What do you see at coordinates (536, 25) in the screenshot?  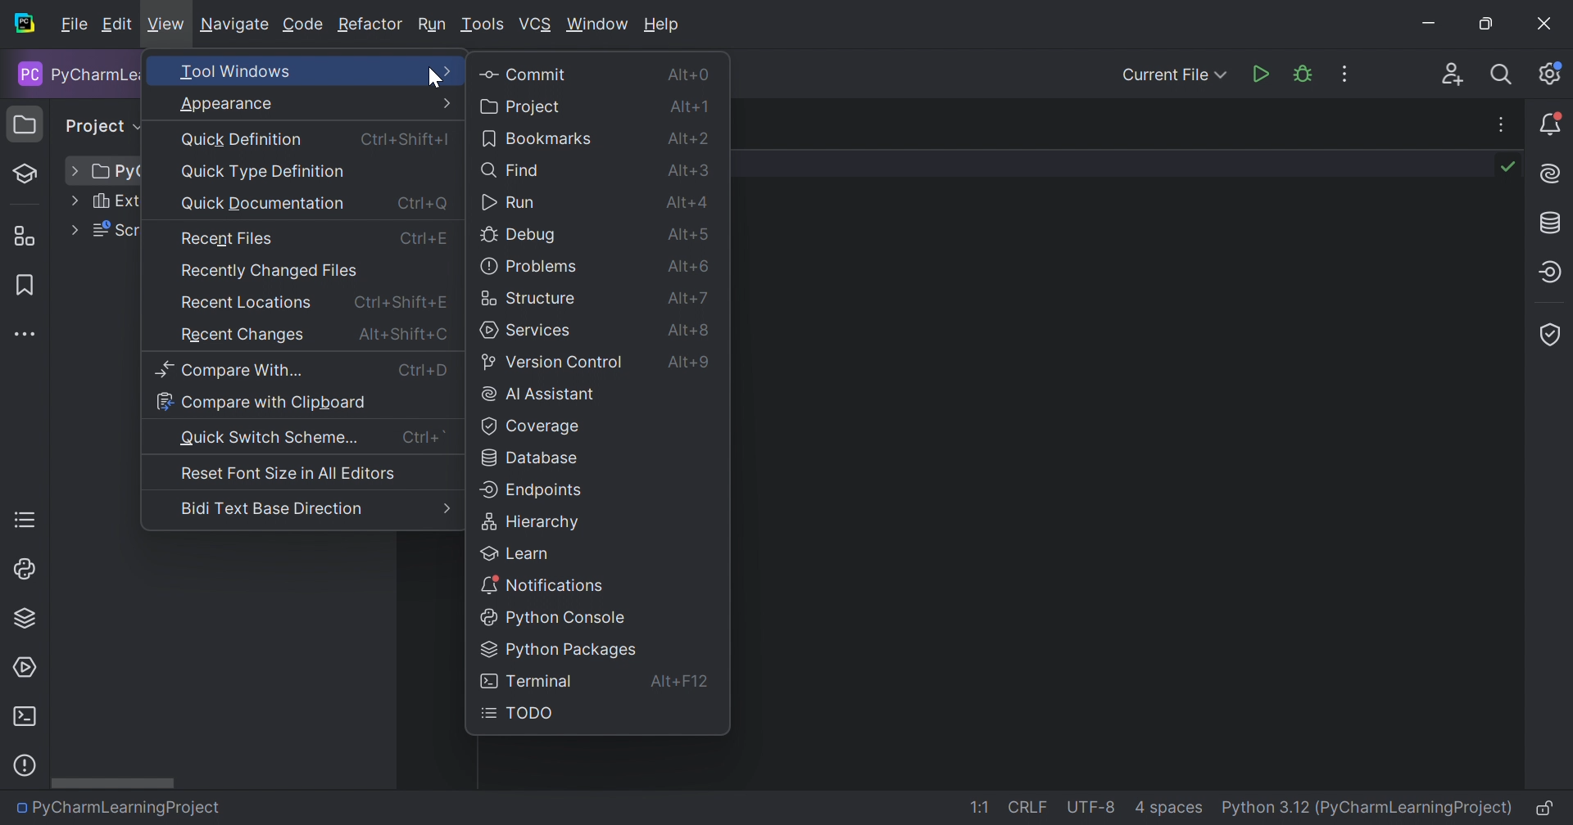 I see `VCS` at bounding box center [536, 25].